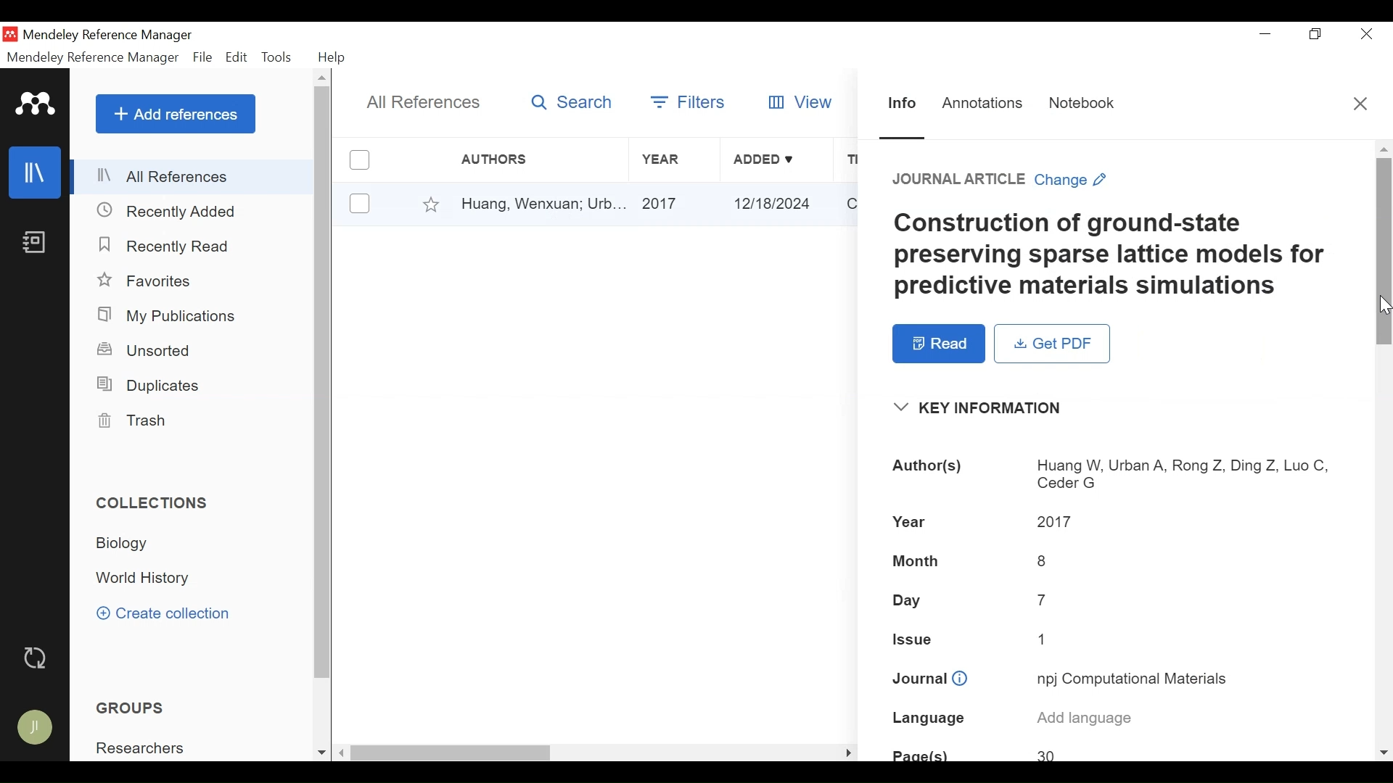  I want to click on 12/18/2024, so click(776, 203).